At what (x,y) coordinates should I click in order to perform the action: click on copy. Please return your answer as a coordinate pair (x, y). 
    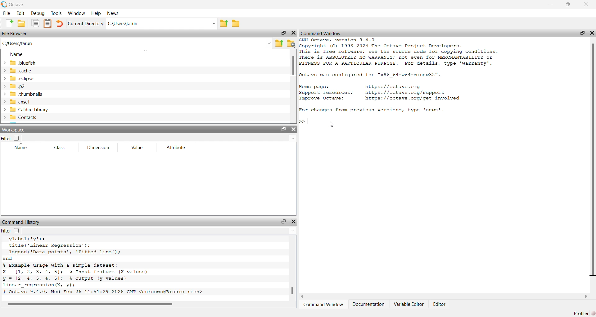
    Looking at the image, I should click on (35, 24).